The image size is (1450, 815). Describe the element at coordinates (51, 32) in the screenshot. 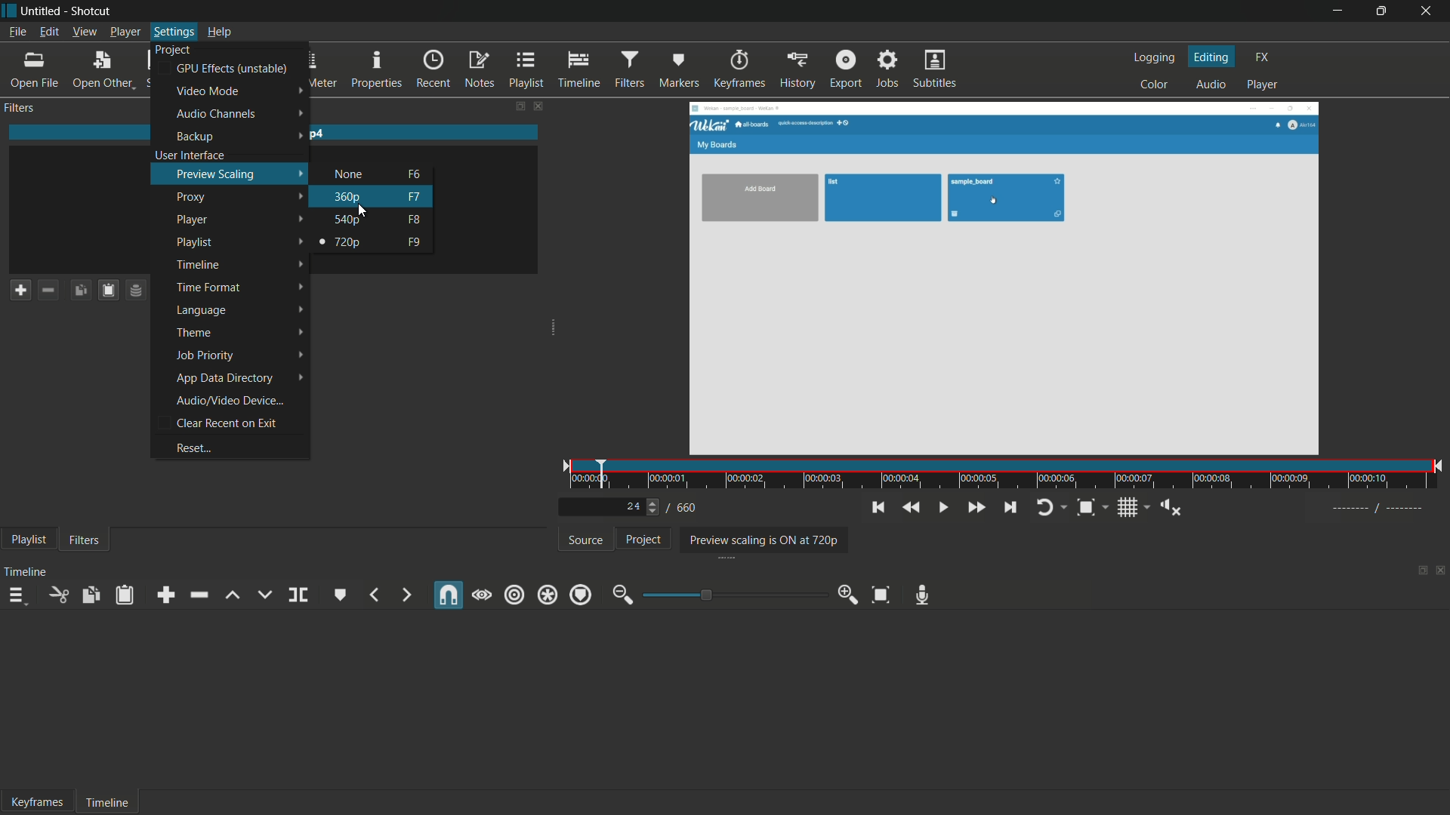

I see `edit menu` at that location.